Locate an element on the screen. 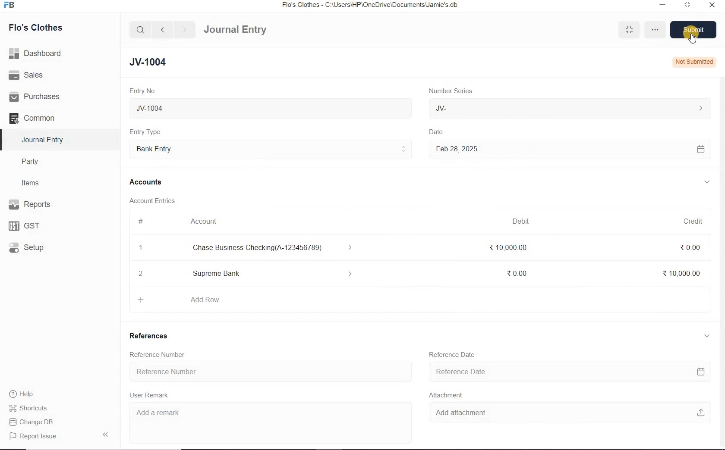  2 is located at coordinates (142, 273).